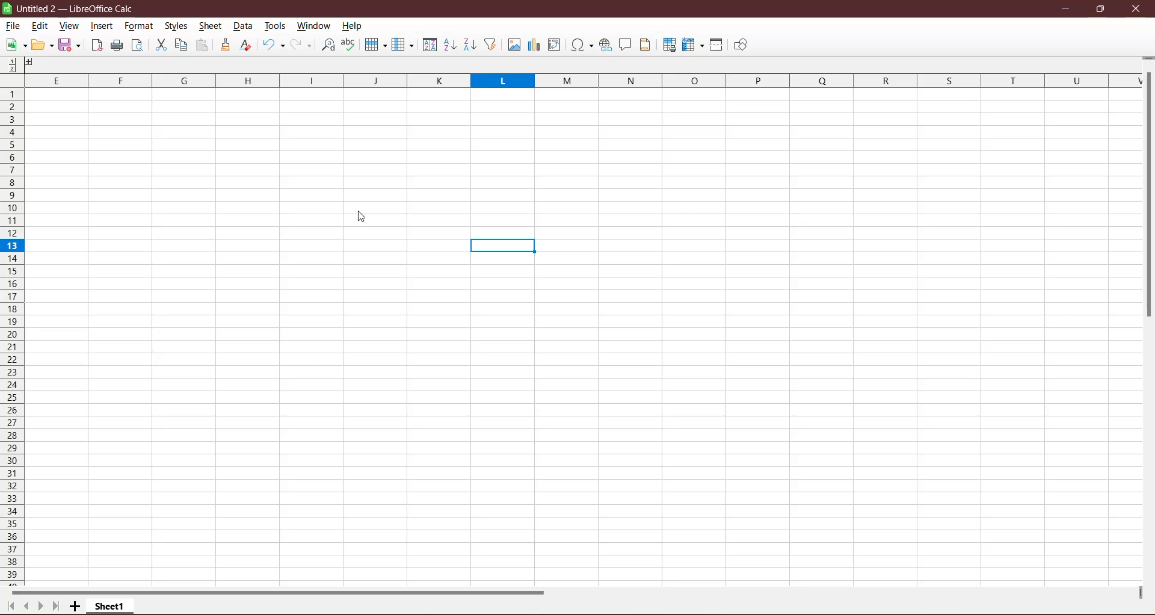 The height and width of the screenshot is (615, 1155). I want to click on Columns, so click(402, 45).